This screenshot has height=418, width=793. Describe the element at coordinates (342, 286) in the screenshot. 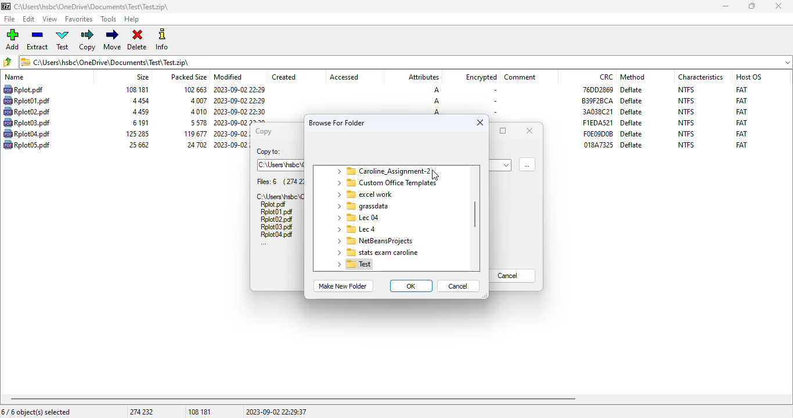

I see `make new folder` at that location.